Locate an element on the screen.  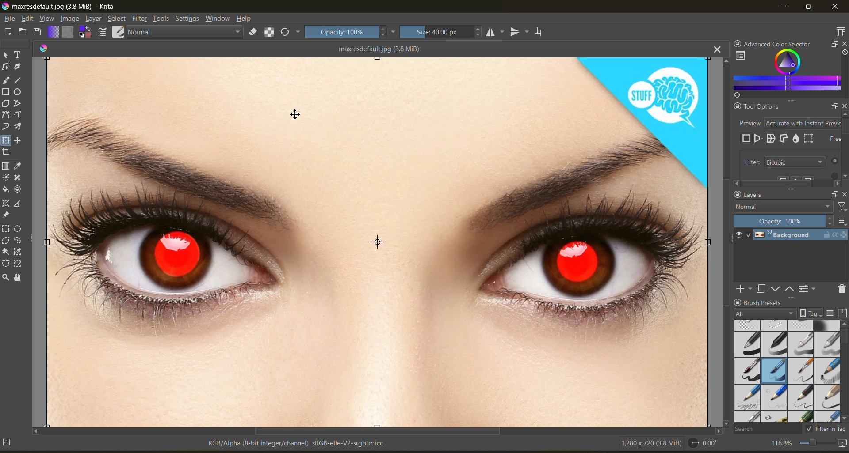
preview is located at coordinates (758, 138).